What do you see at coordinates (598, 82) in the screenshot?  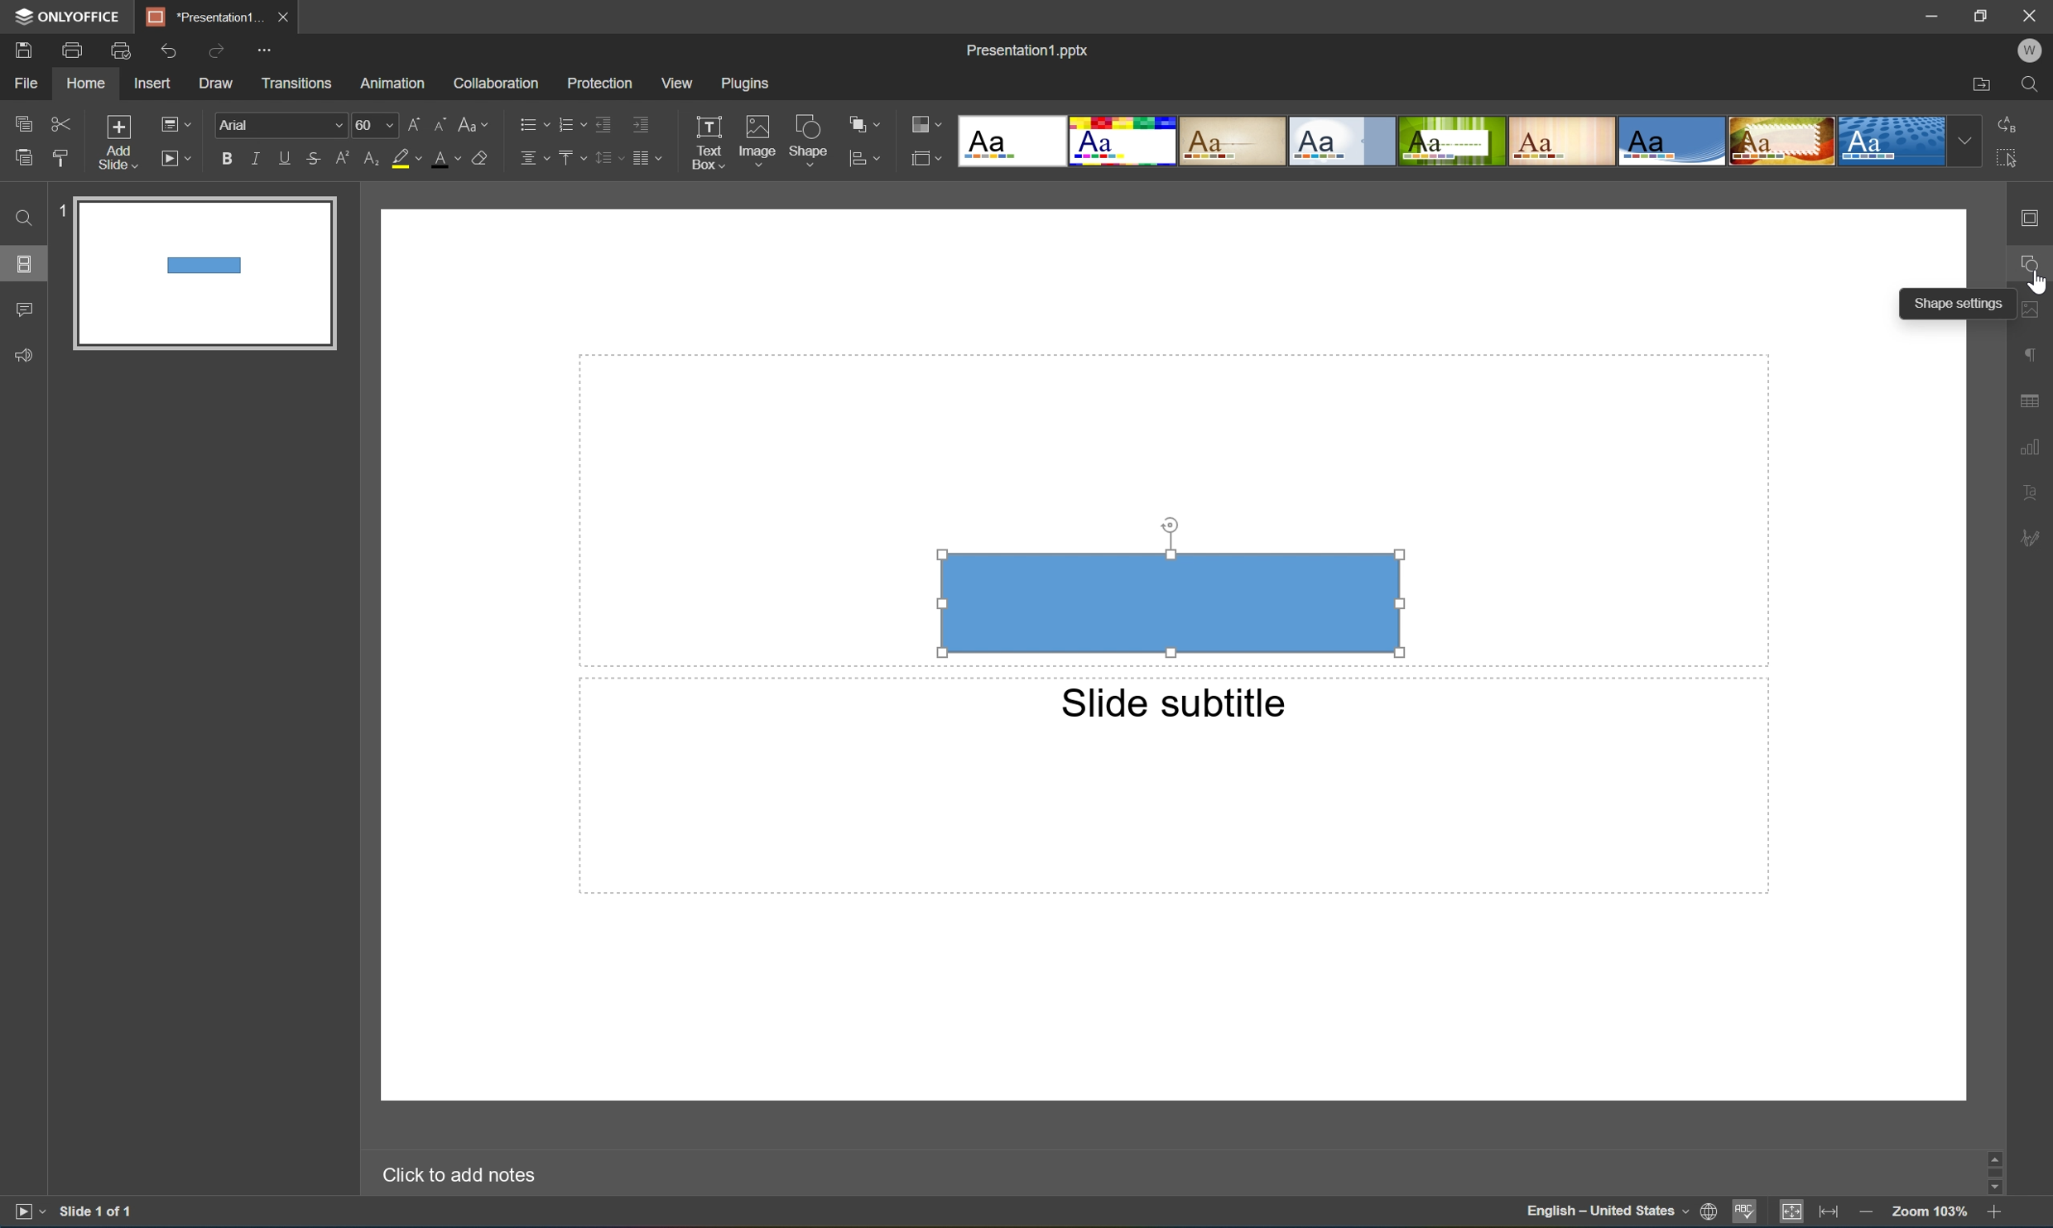 I see `Protection` at bounding box center [598, 82].